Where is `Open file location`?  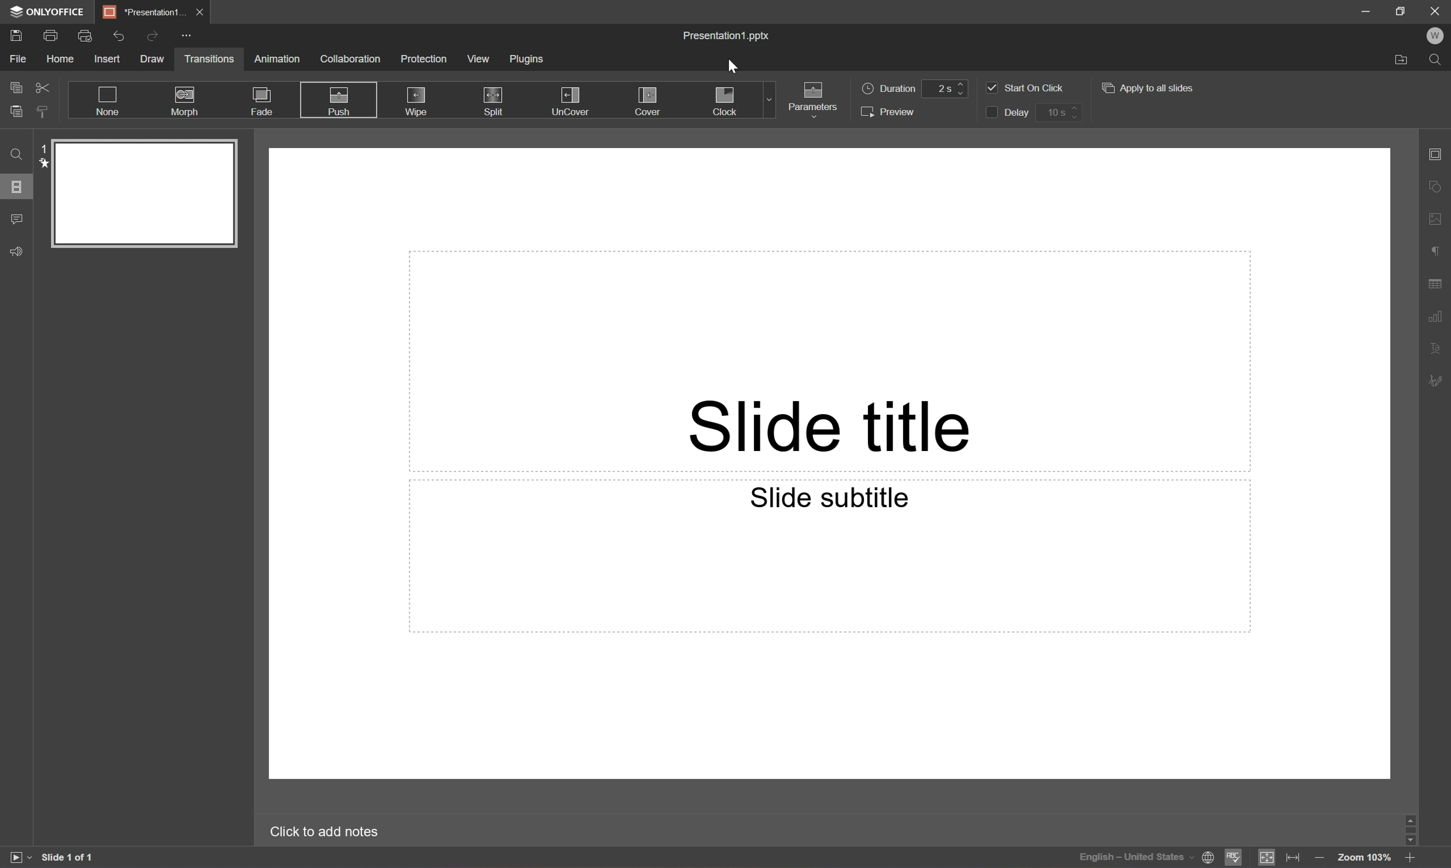
Open file location is located at coordinates (1401, 60).